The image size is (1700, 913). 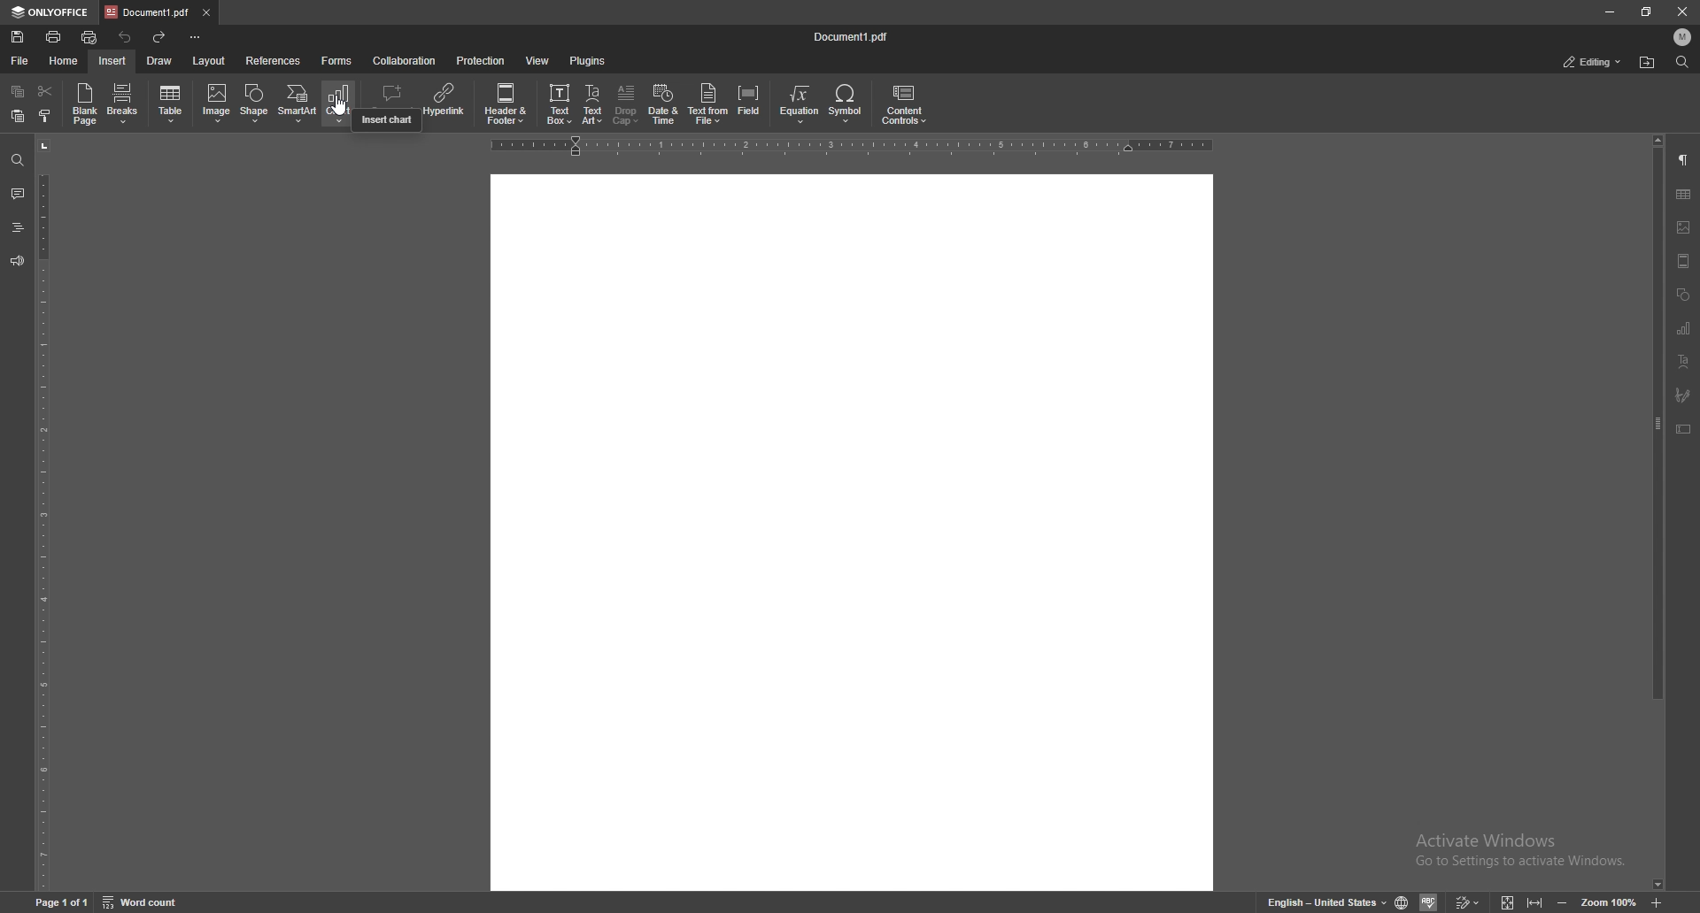 I want to click on Breaks, so click(x=126, y=105).